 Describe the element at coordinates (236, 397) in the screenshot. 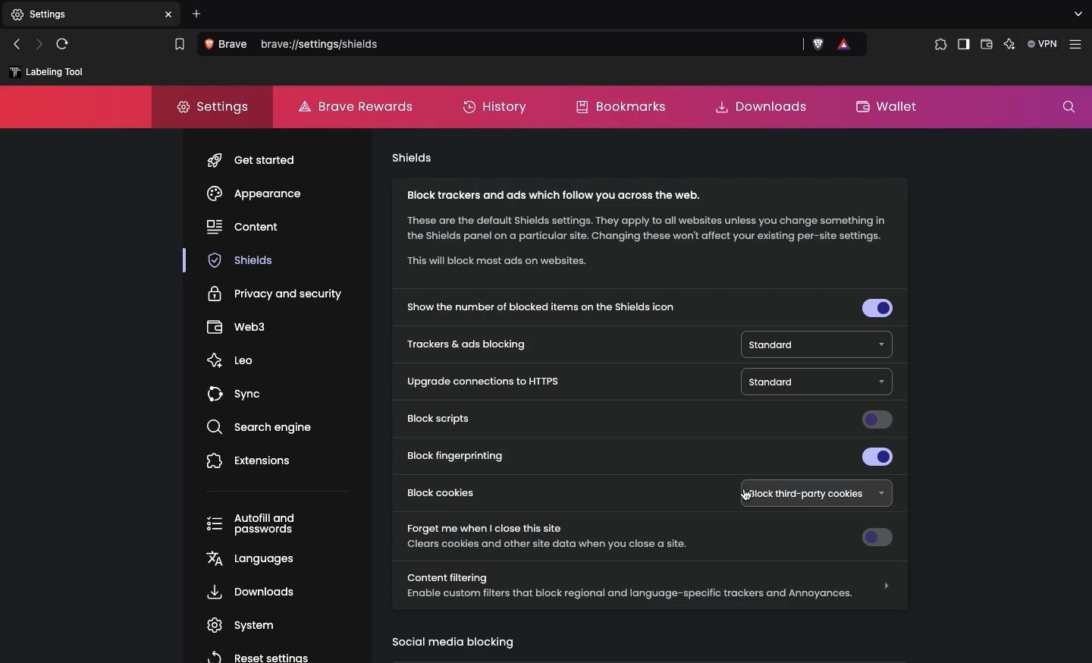

I see `sync` at that location.